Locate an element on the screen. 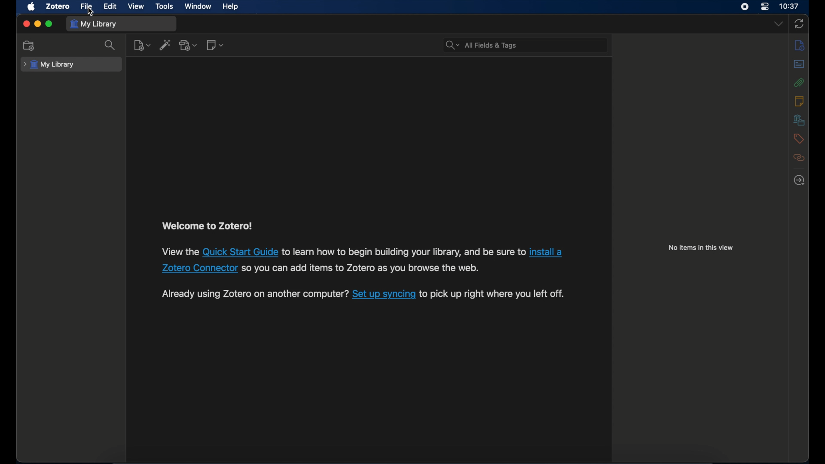 Image resolution: width=825 pixels, height=464 pixels. no items in this view is located at coordinates (702, 248).